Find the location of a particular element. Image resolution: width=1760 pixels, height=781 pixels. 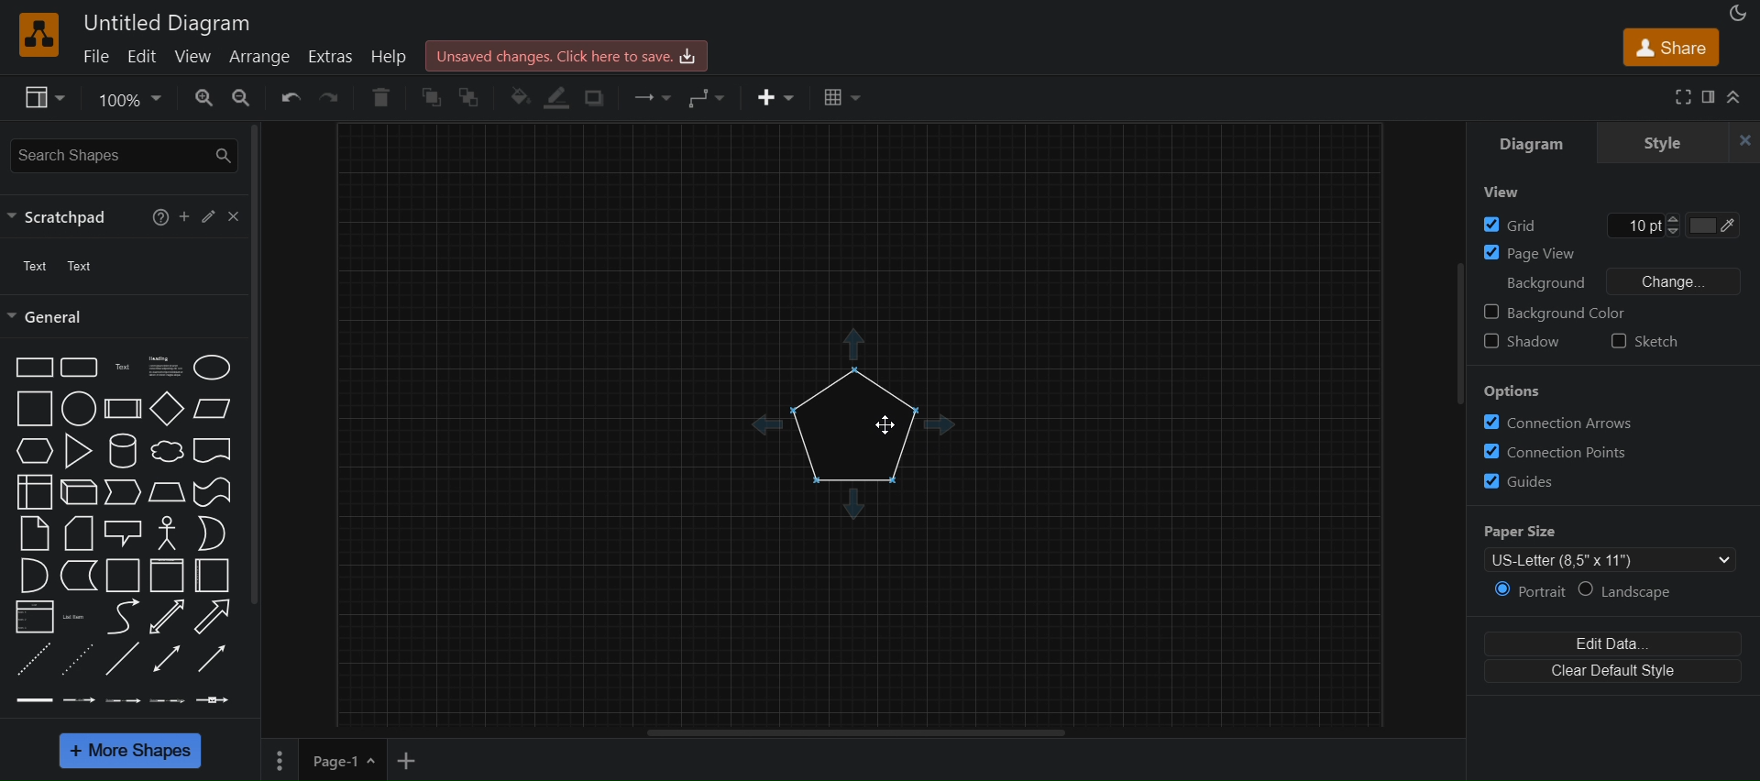

fullscreen is located at coordinates (1685, 96).